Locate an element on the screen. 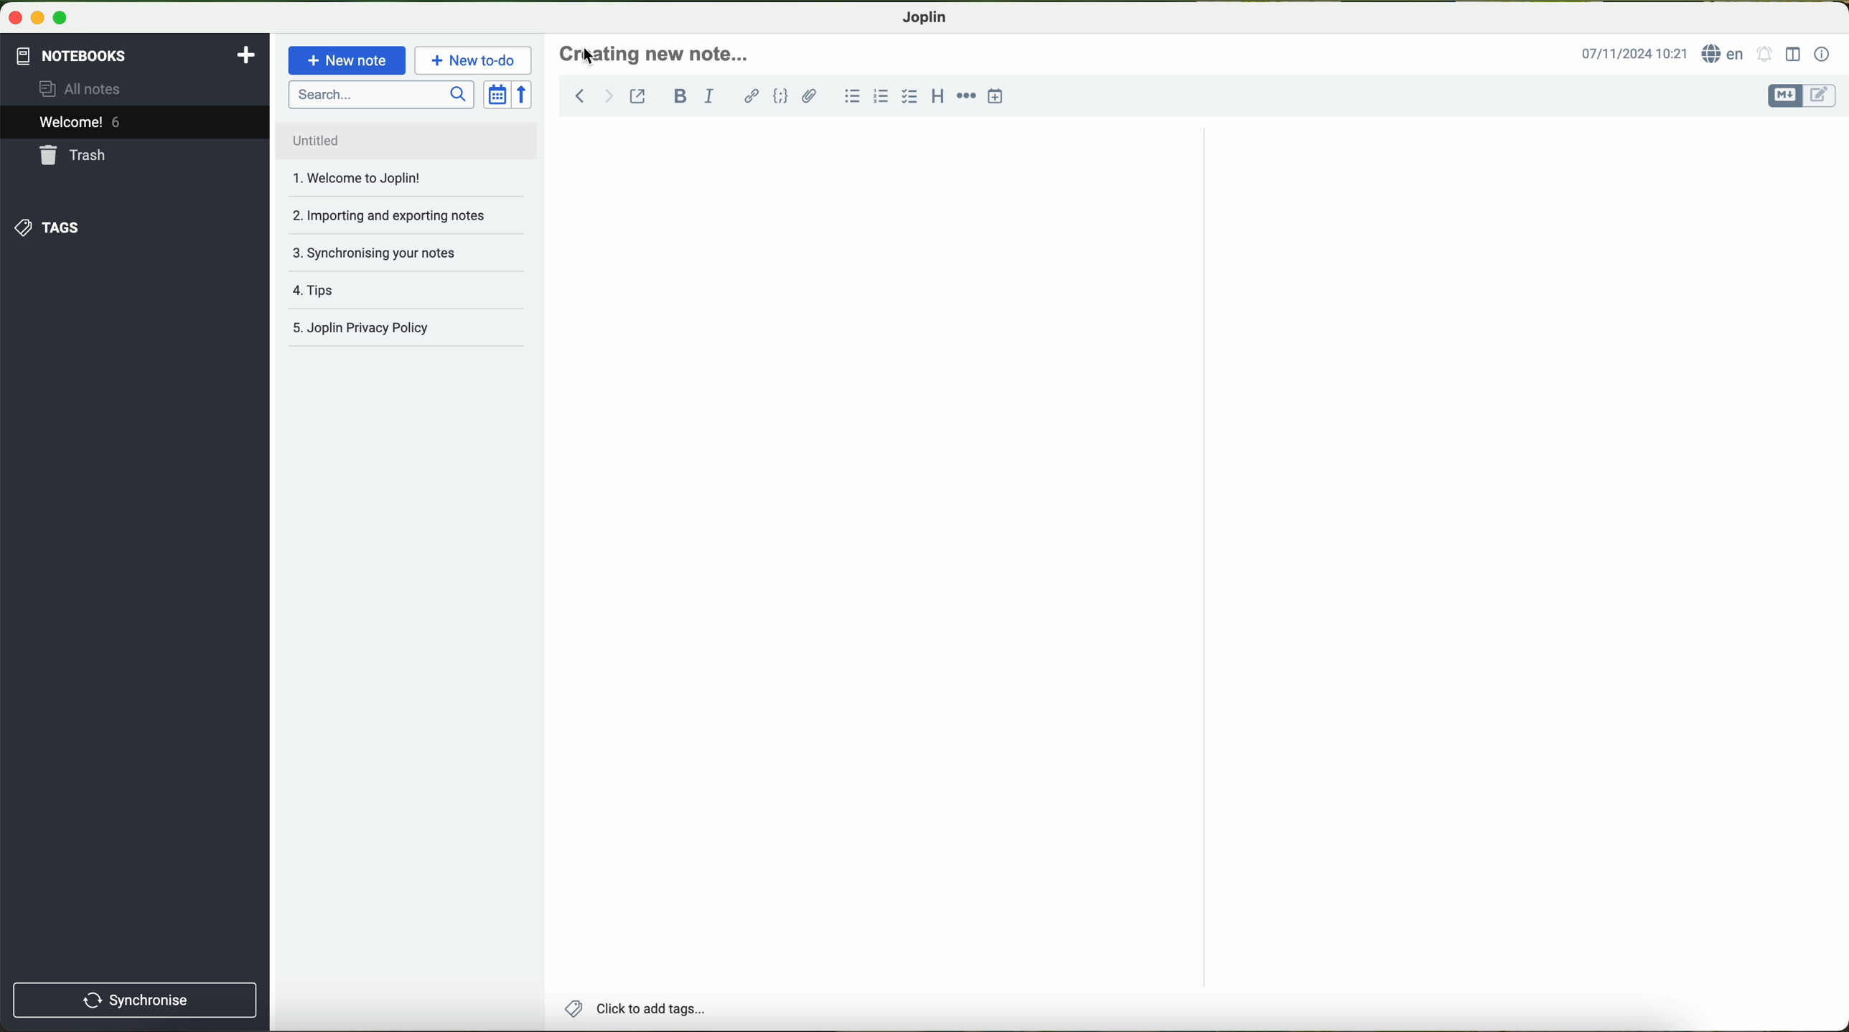 Image resolution: width=1849 pixels, height=1032 pixels. checkbox is located at coordinates (910, 98).